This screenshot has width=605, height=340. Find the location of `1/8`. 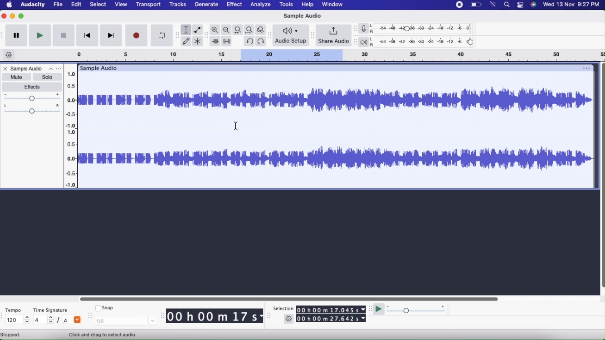

1/8 is located at coordinates (126, 321).